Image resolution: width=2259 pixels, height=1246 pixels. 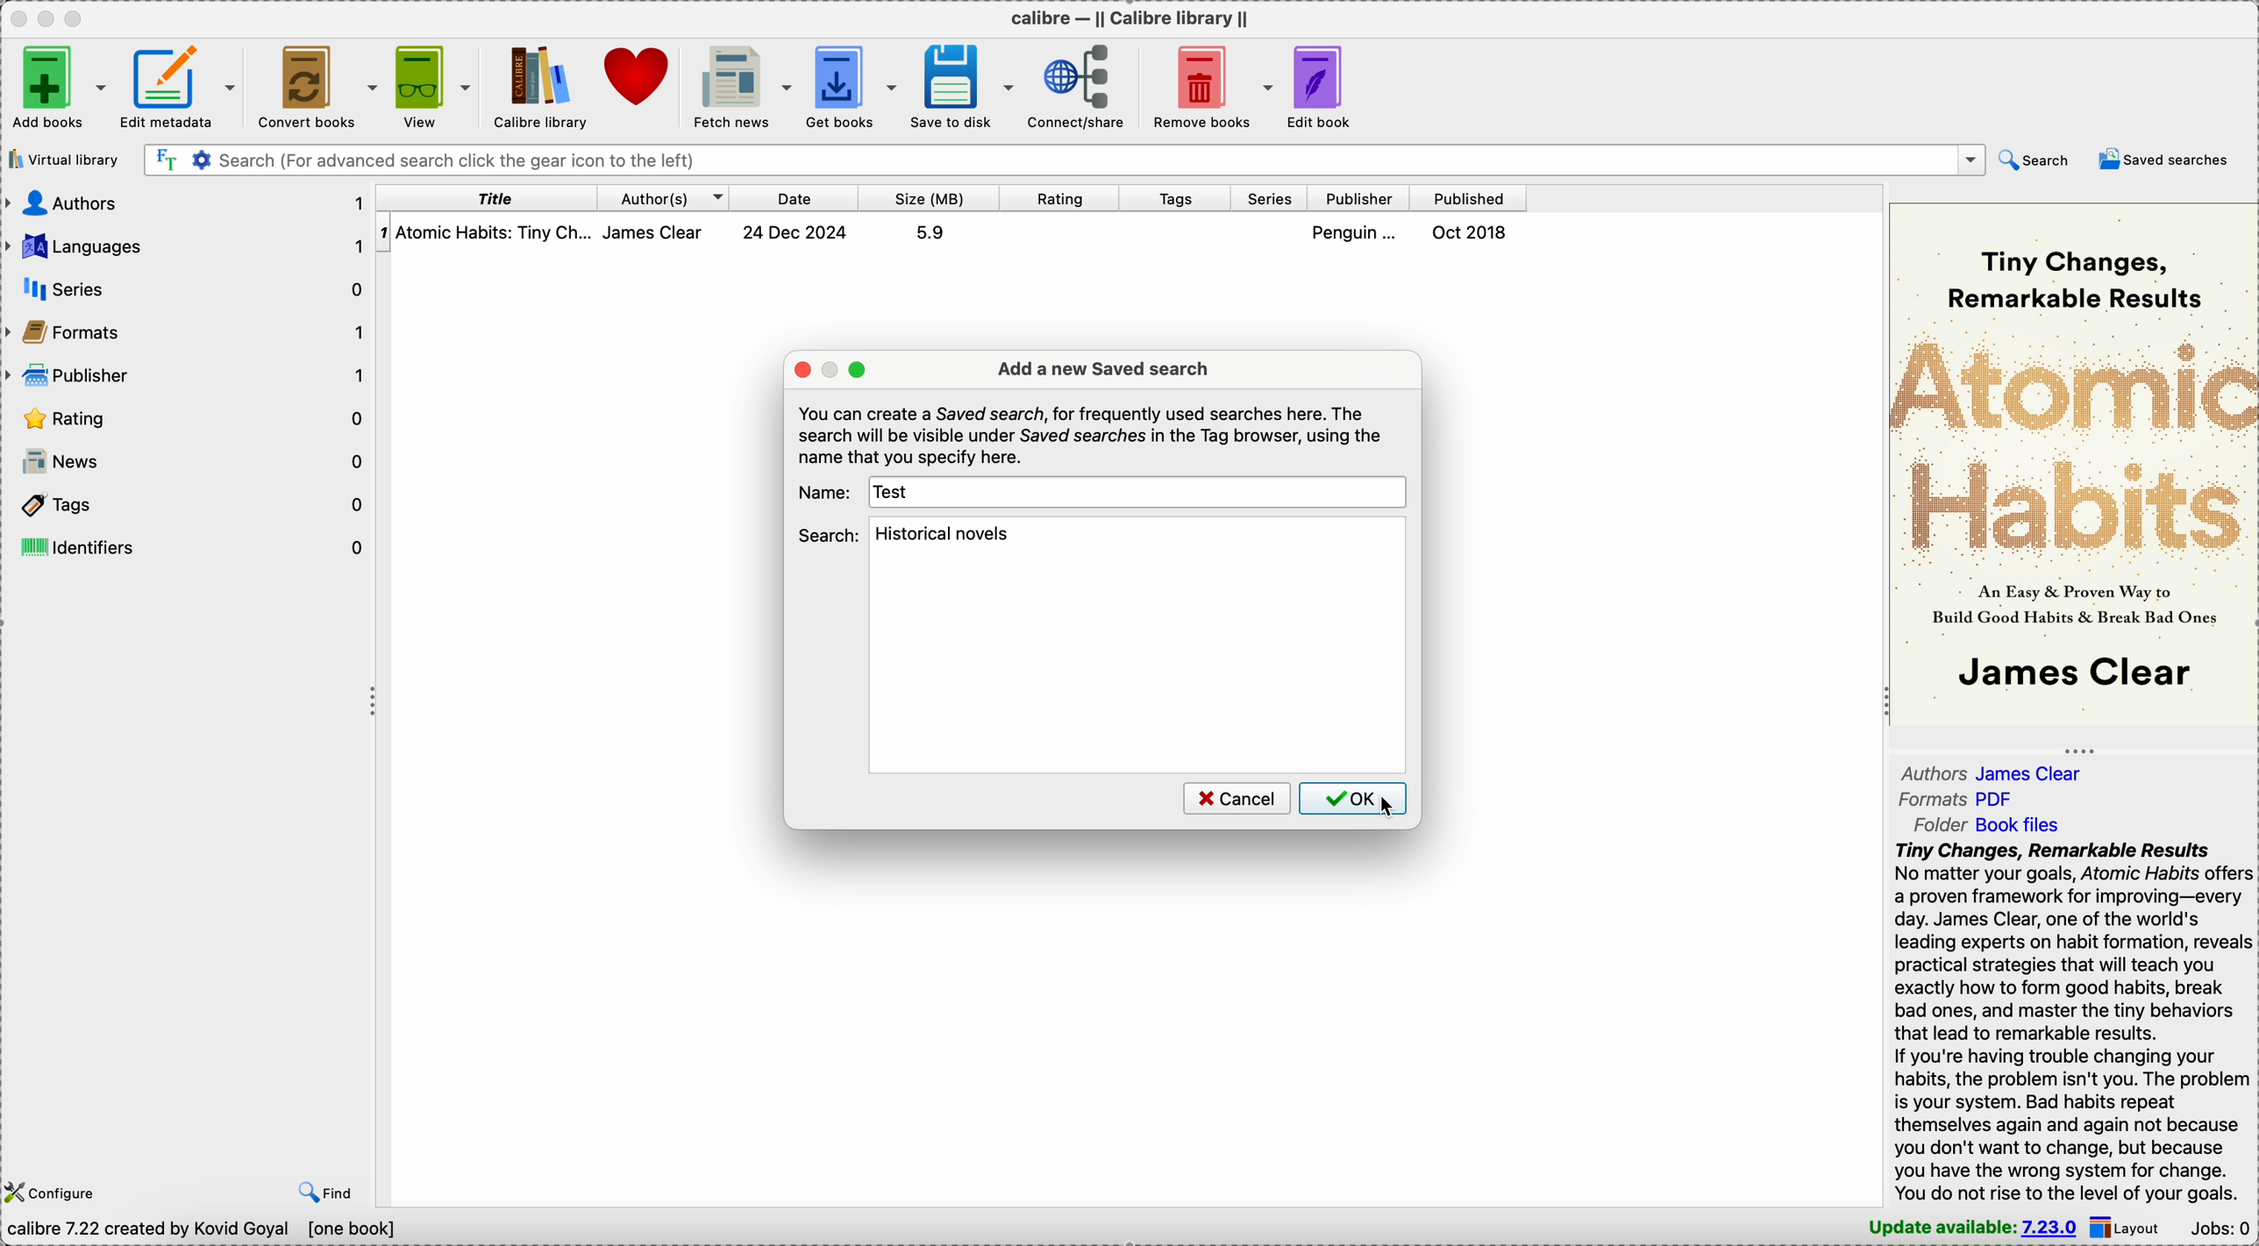 What do you see at coordinates (189, 546) in the screenshot?
I see `identifiers` at bounding box center [189, 546].